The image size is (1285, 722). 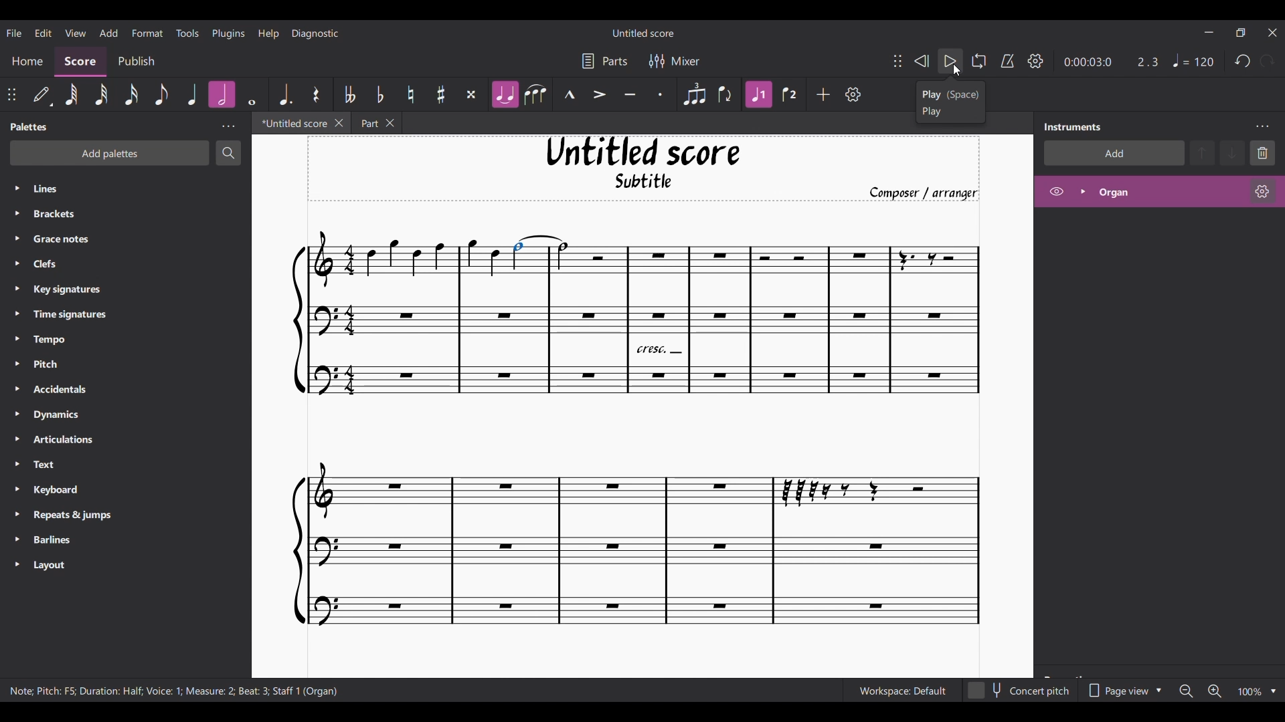 I want to click on 32nd note, so click(x=102, y=94).